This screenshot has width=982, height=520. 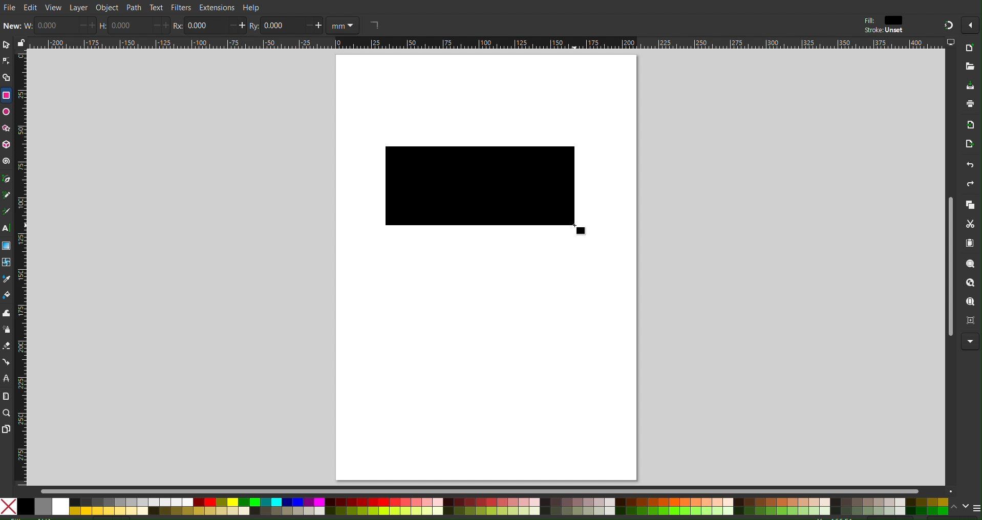 I want to click on Tweak Tool, so click(x=6, y=315).